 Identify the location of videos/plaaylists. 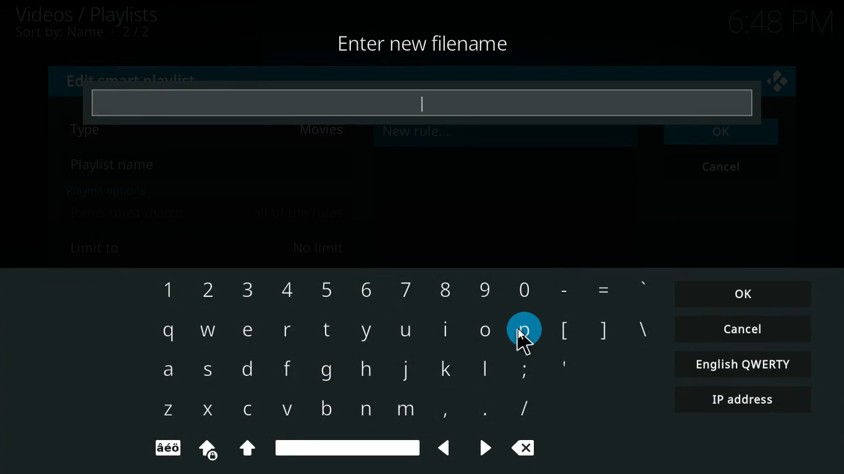
(88, 15).